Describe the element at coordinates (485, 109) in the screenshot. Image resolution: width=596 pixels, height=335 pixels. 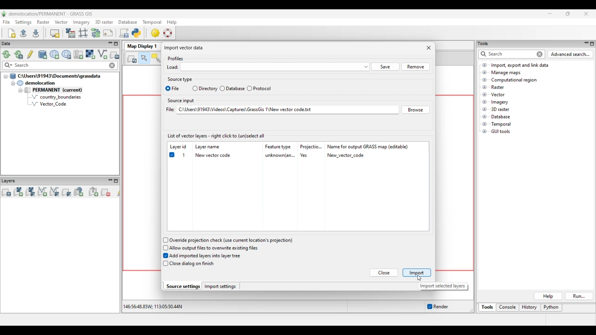
I see `Click to open files under 3D Raster` at that location.